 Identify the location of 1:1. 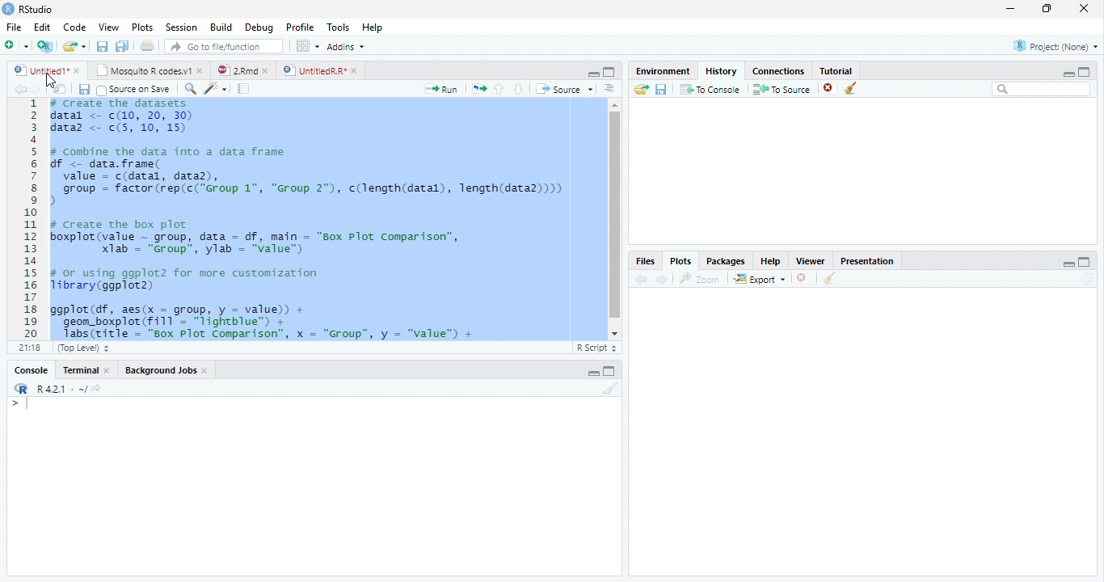
(28, 348).